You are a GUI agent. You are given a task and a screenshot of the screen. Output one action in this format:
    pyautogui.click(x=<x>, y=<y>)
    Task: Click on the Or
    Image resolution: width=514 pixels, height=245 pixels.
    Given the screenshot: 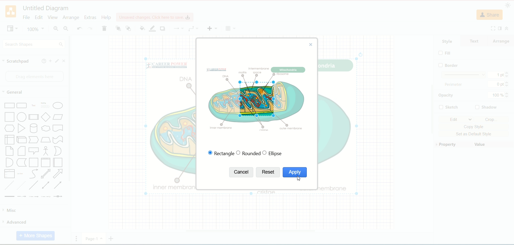 What is the action you would take?
    pyautogui.click(x=58, y=151)
    